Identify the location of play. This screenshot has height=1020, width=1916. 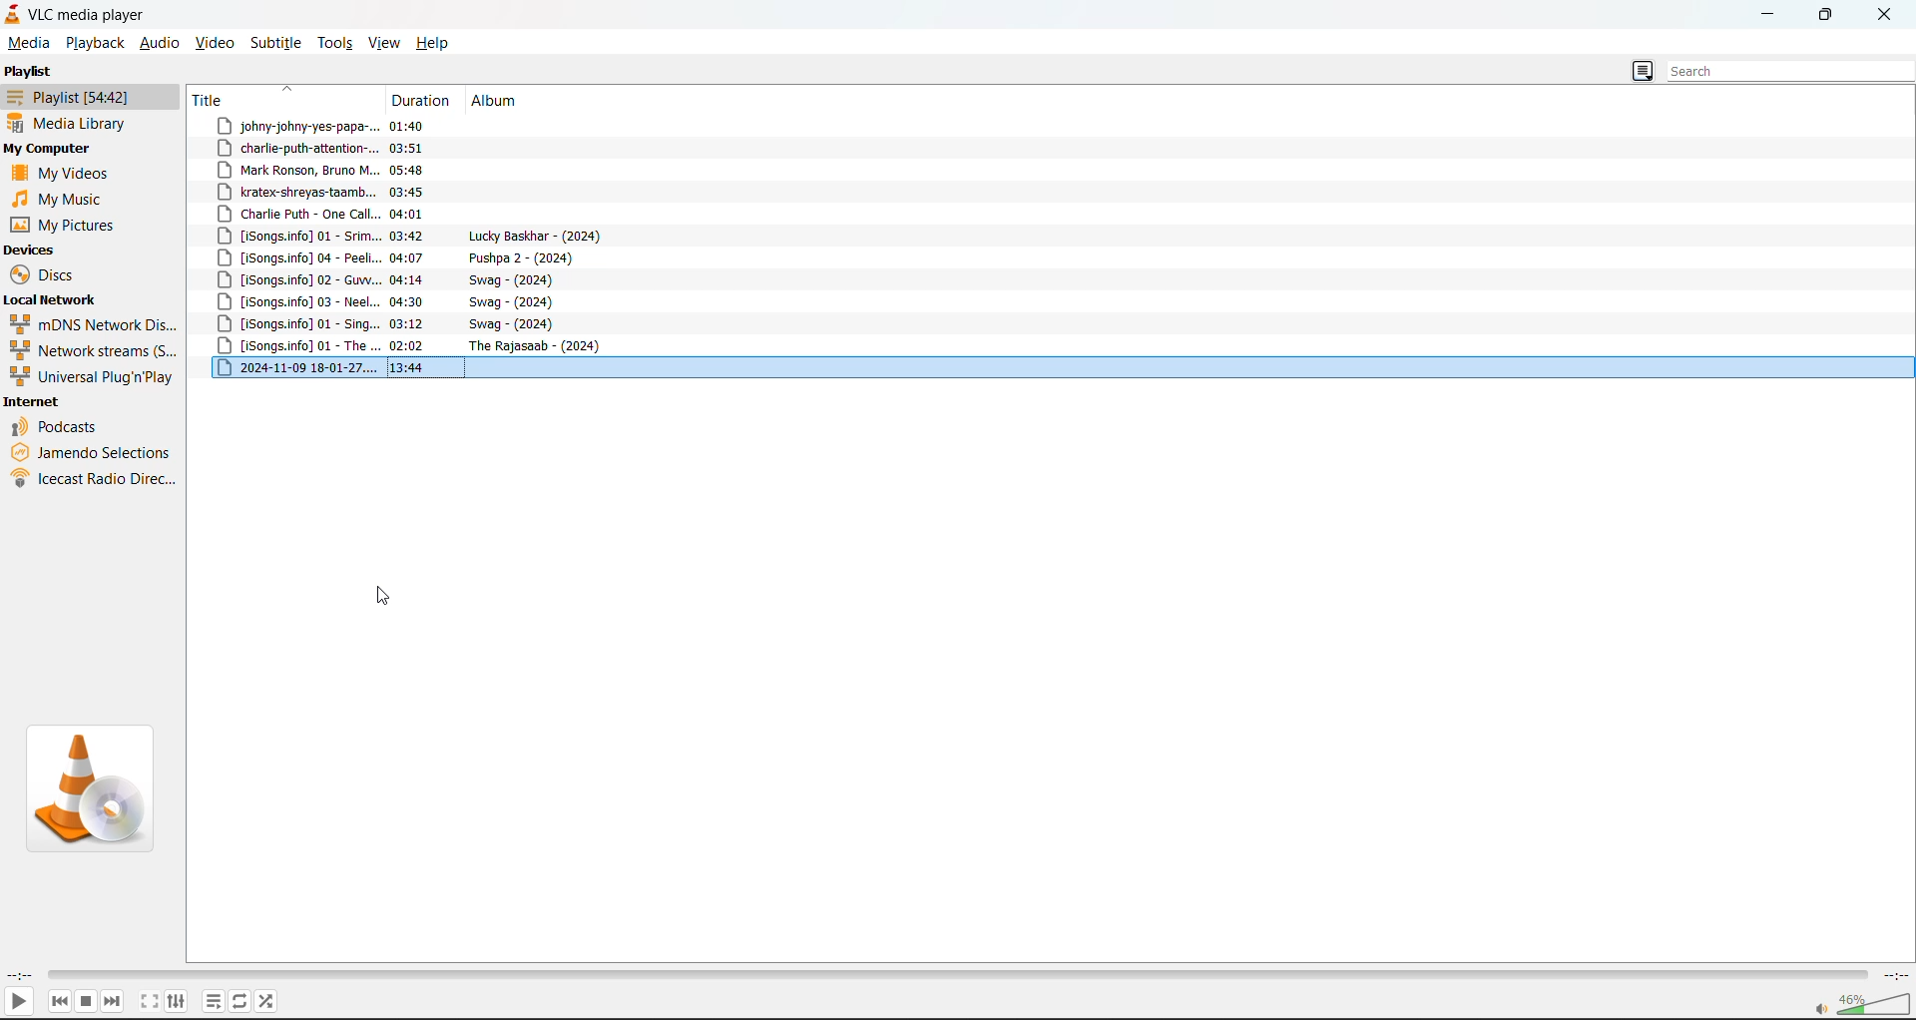
(22, 1000).